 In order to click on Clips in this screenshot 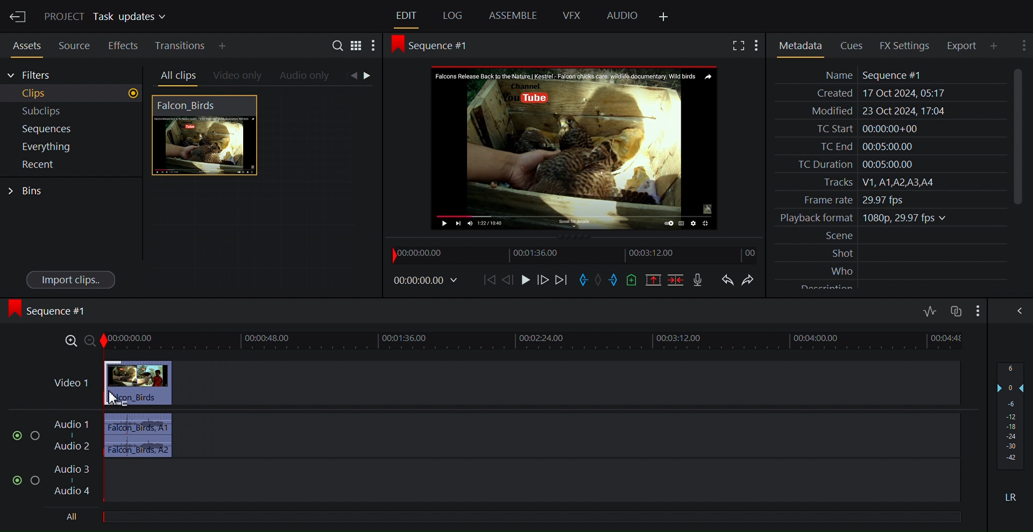, I will do `click(72, 94)`.